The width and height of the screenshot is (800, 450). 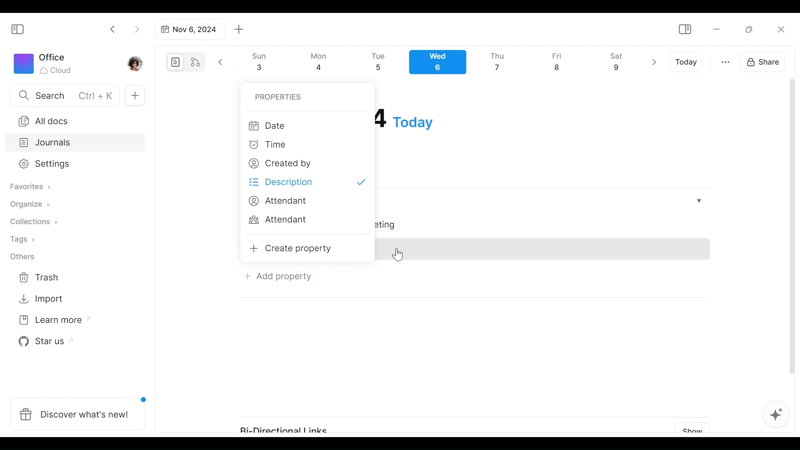 I want to click on Favorites, so click(x=30, y=187).